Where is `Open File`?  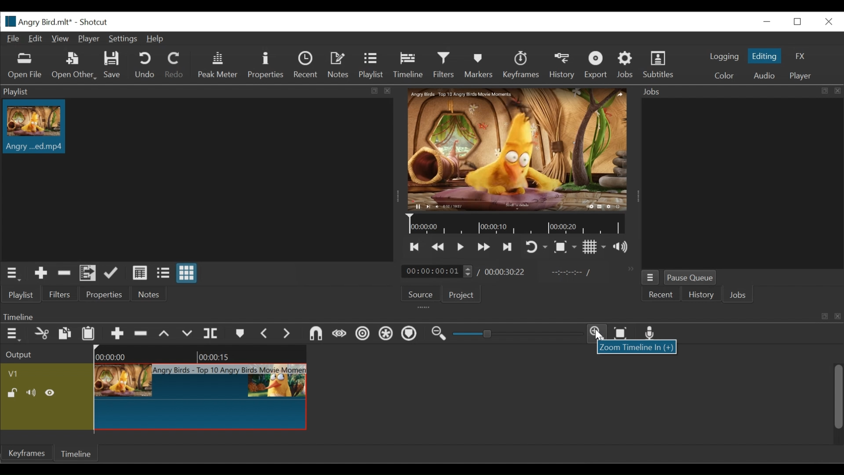 Open File is located at coordinates (25, 67).